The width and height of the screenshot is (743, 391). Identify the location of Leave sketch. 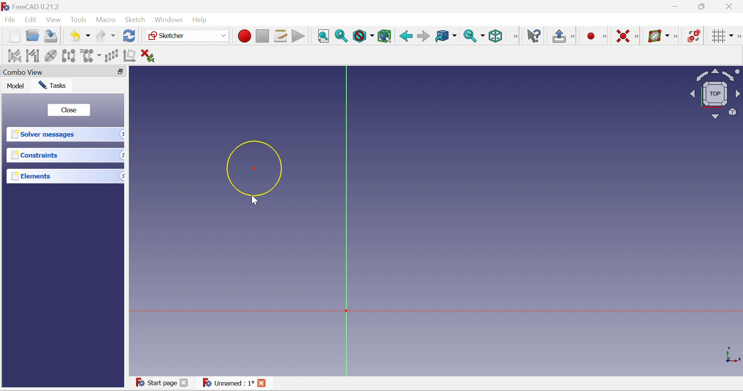
(559, 36).